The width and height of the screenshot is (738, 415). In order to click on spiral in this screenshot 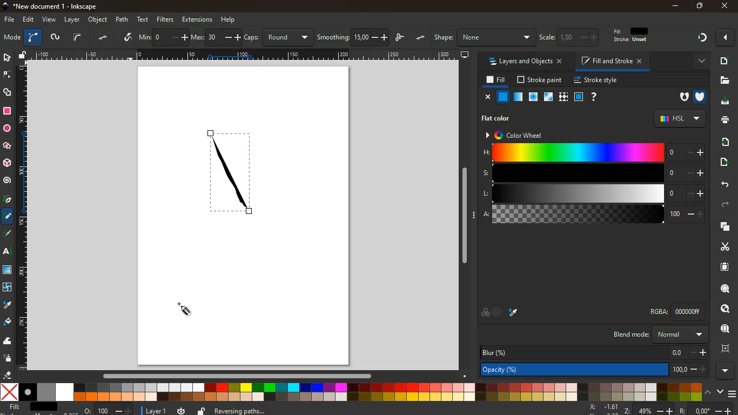, I will do `click(7, 180)`.